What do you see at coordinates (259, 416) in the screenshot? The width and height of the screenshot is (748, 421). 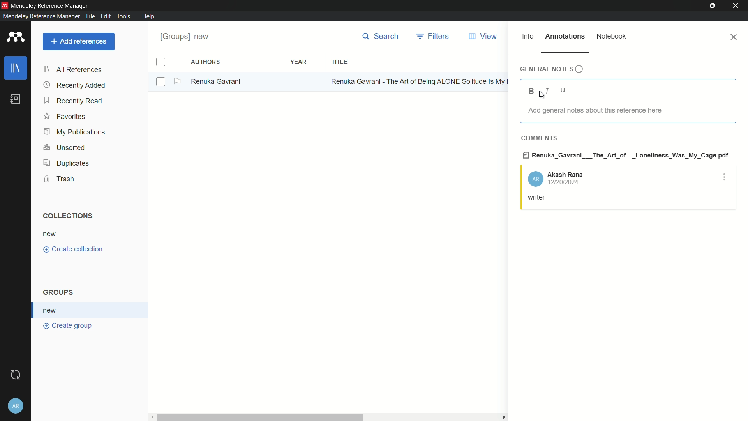 I see `scrollbar` at bounding box center [259, 416].